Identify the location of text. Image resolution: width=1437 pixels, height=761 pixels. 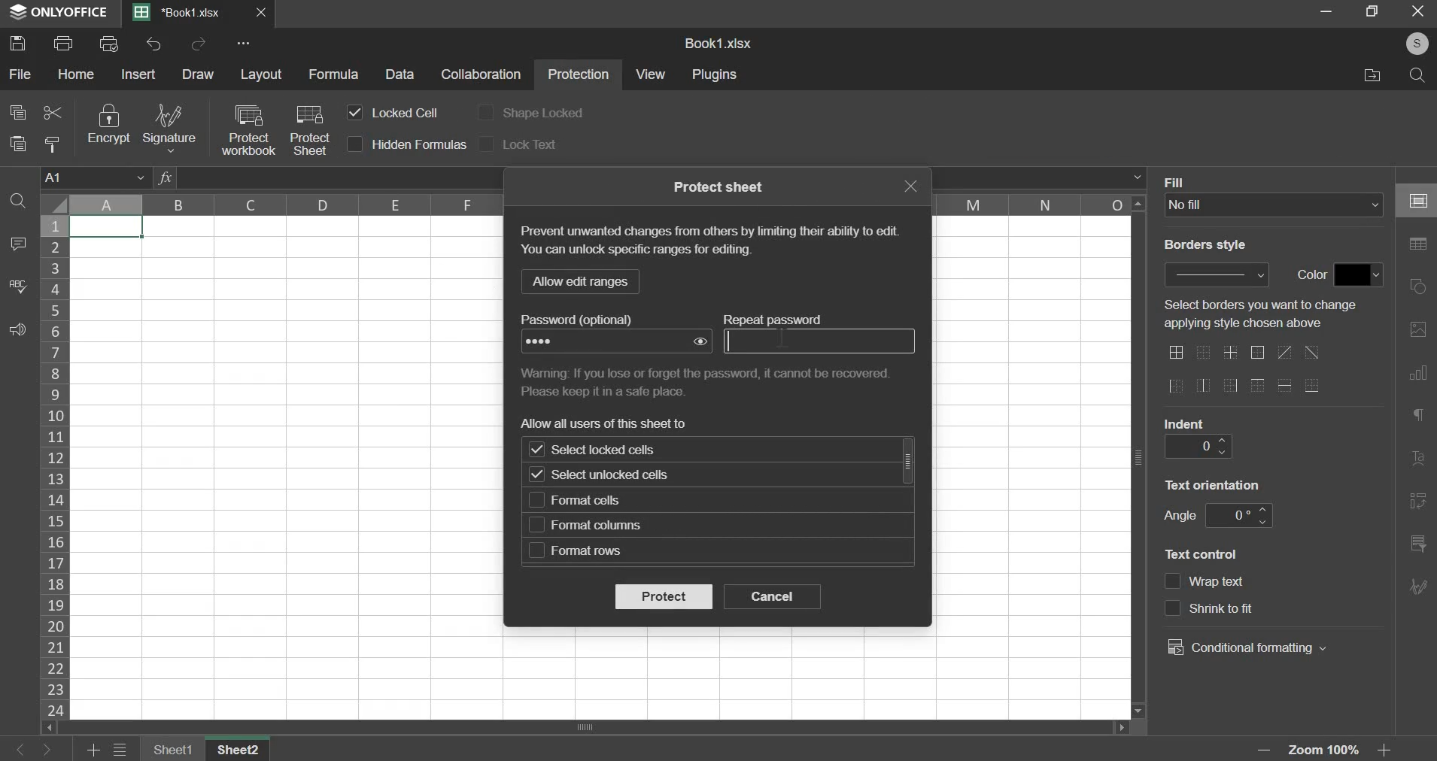
(776, 319).